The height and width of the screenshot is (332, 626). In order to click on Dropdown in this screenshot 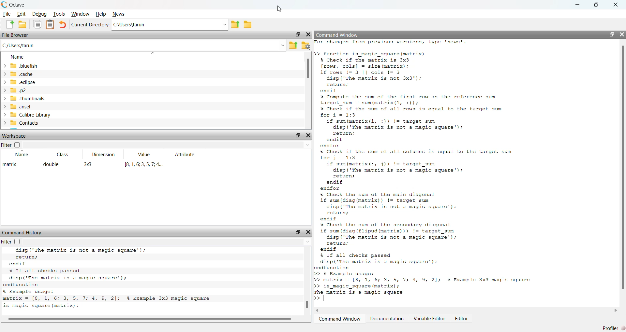, I will do `click(283, 46)`.